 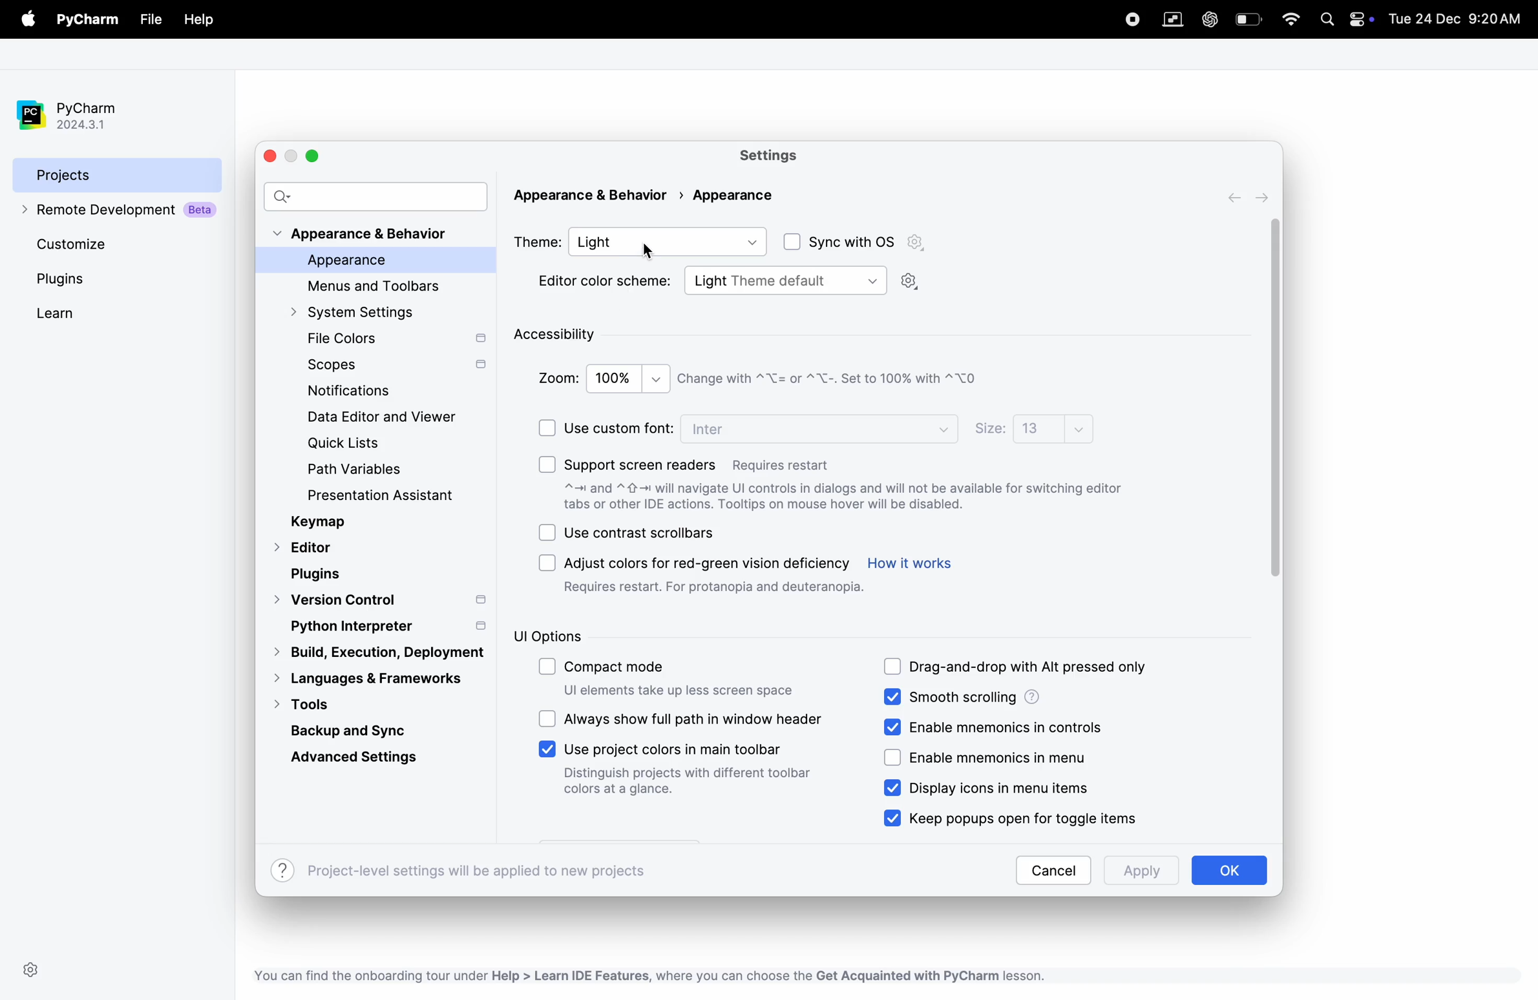 I want to click on search, so click(x=376, y=195).